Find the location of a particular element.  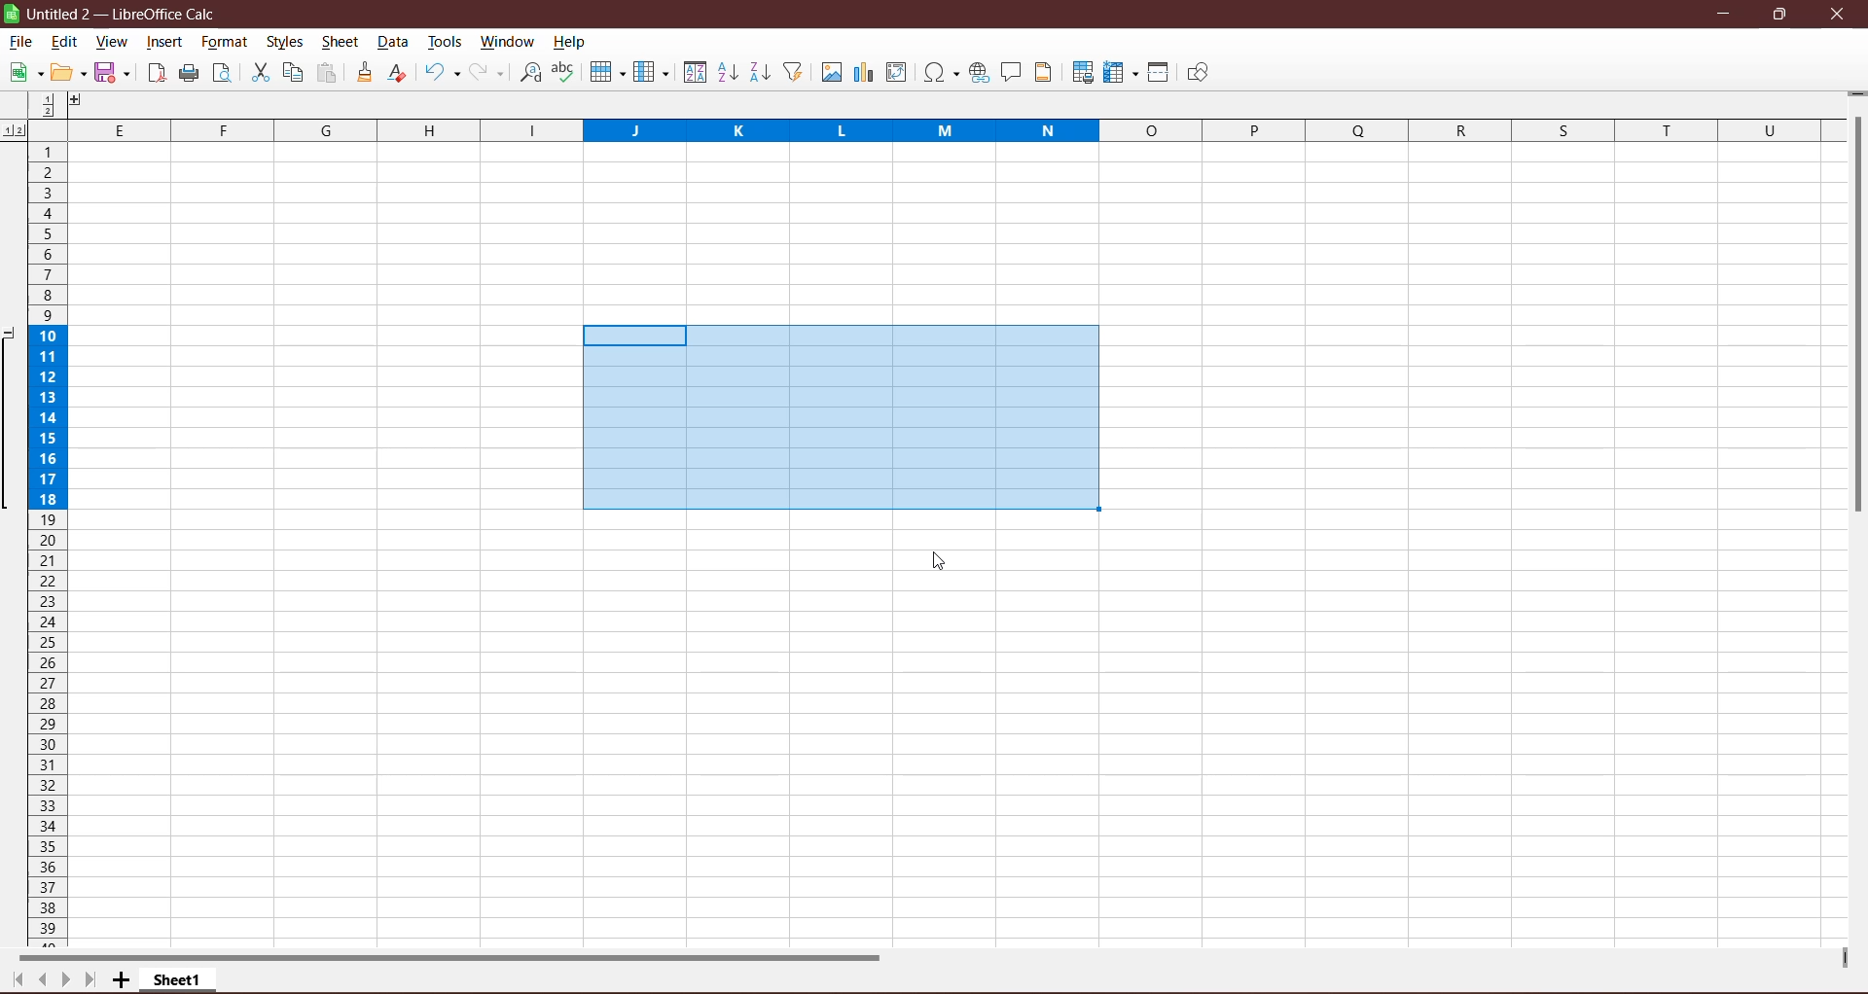

Clone Formatting is located at coordinates (366, 72).